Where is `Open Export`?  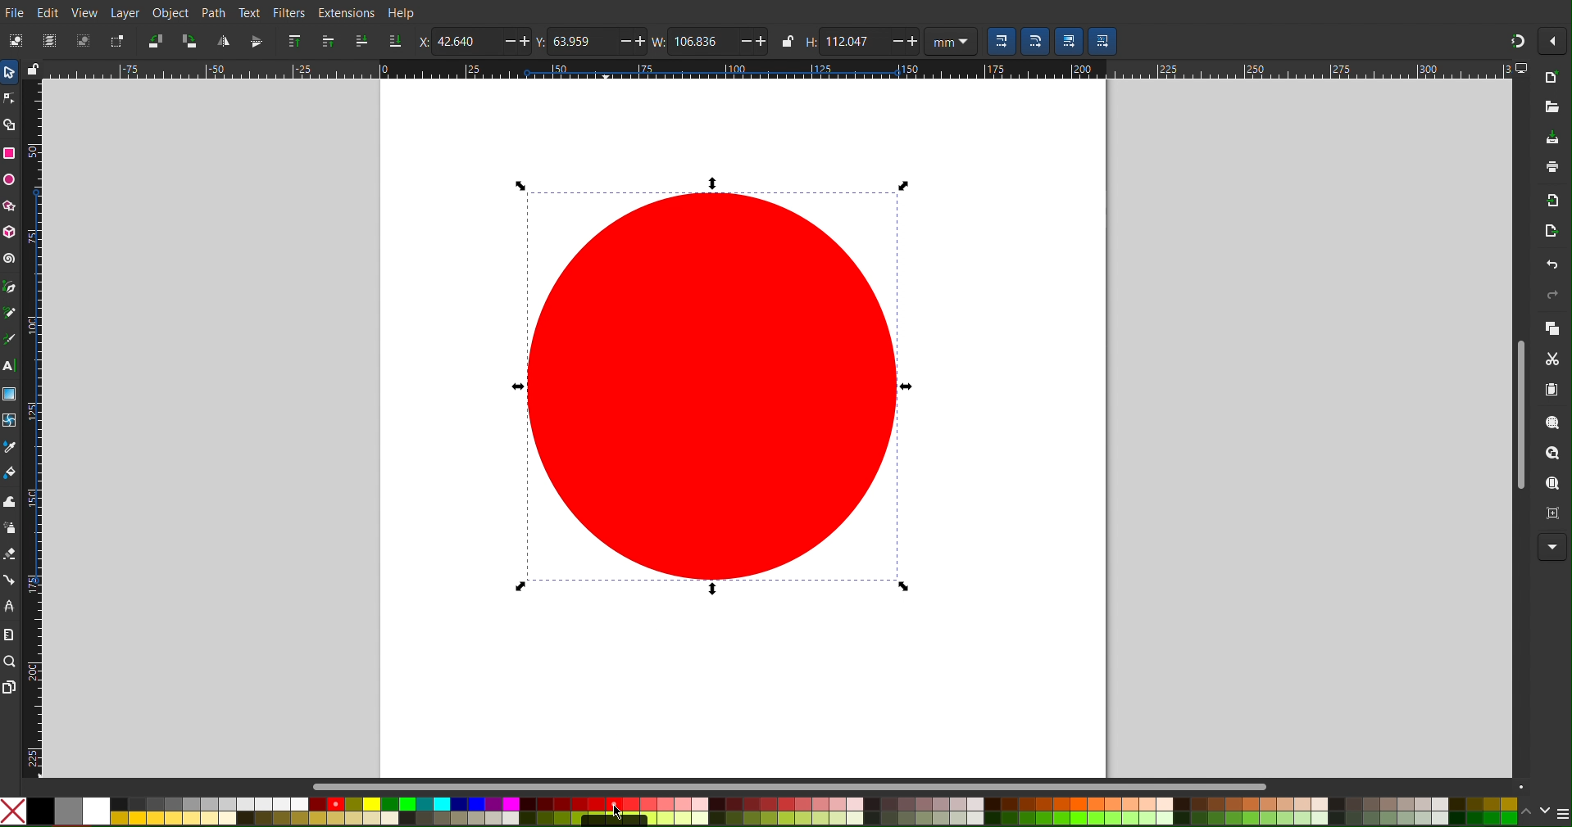 Open Export is located at coordinates (1551, 233).